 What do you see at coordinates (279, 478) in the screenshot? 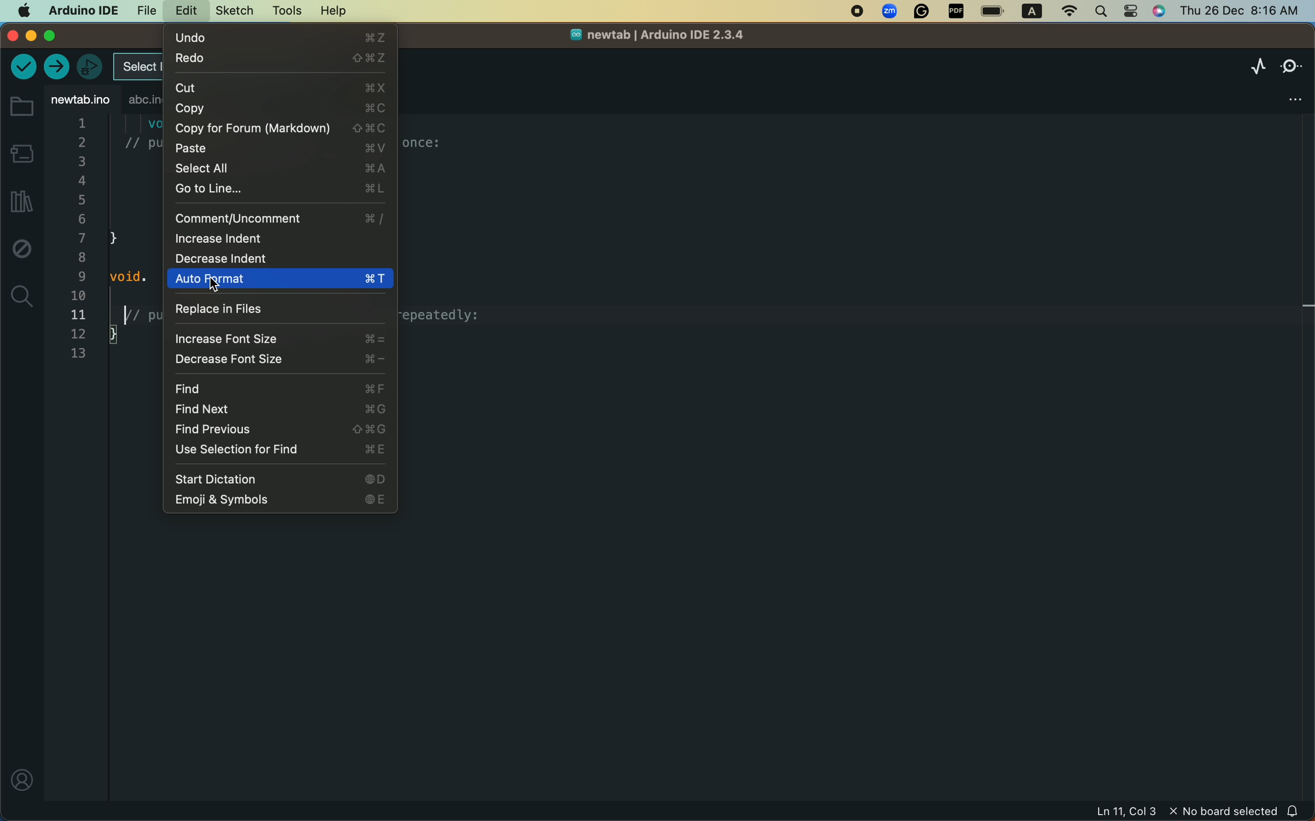
I see `dictation` at bounding box center [279, 478].